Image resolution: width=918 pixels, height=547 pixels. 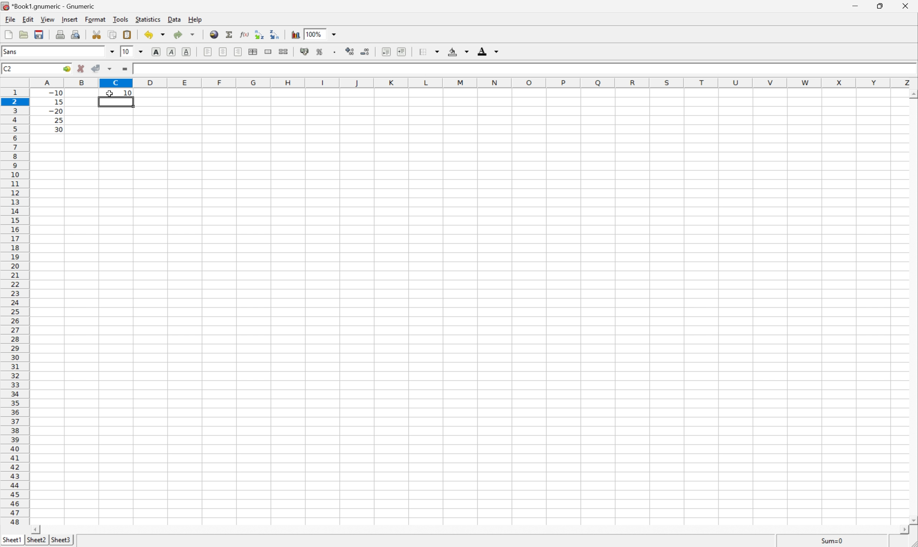 I want to click on Cursor, so click(x=110, y=95).